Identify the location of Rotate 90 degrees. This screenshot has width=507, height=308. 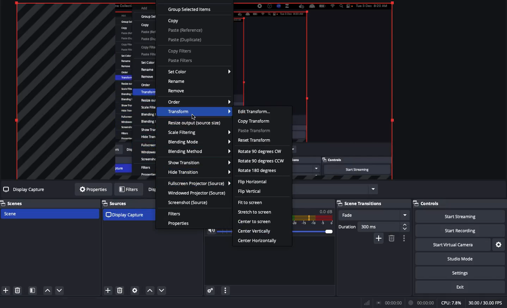
(261, 156).